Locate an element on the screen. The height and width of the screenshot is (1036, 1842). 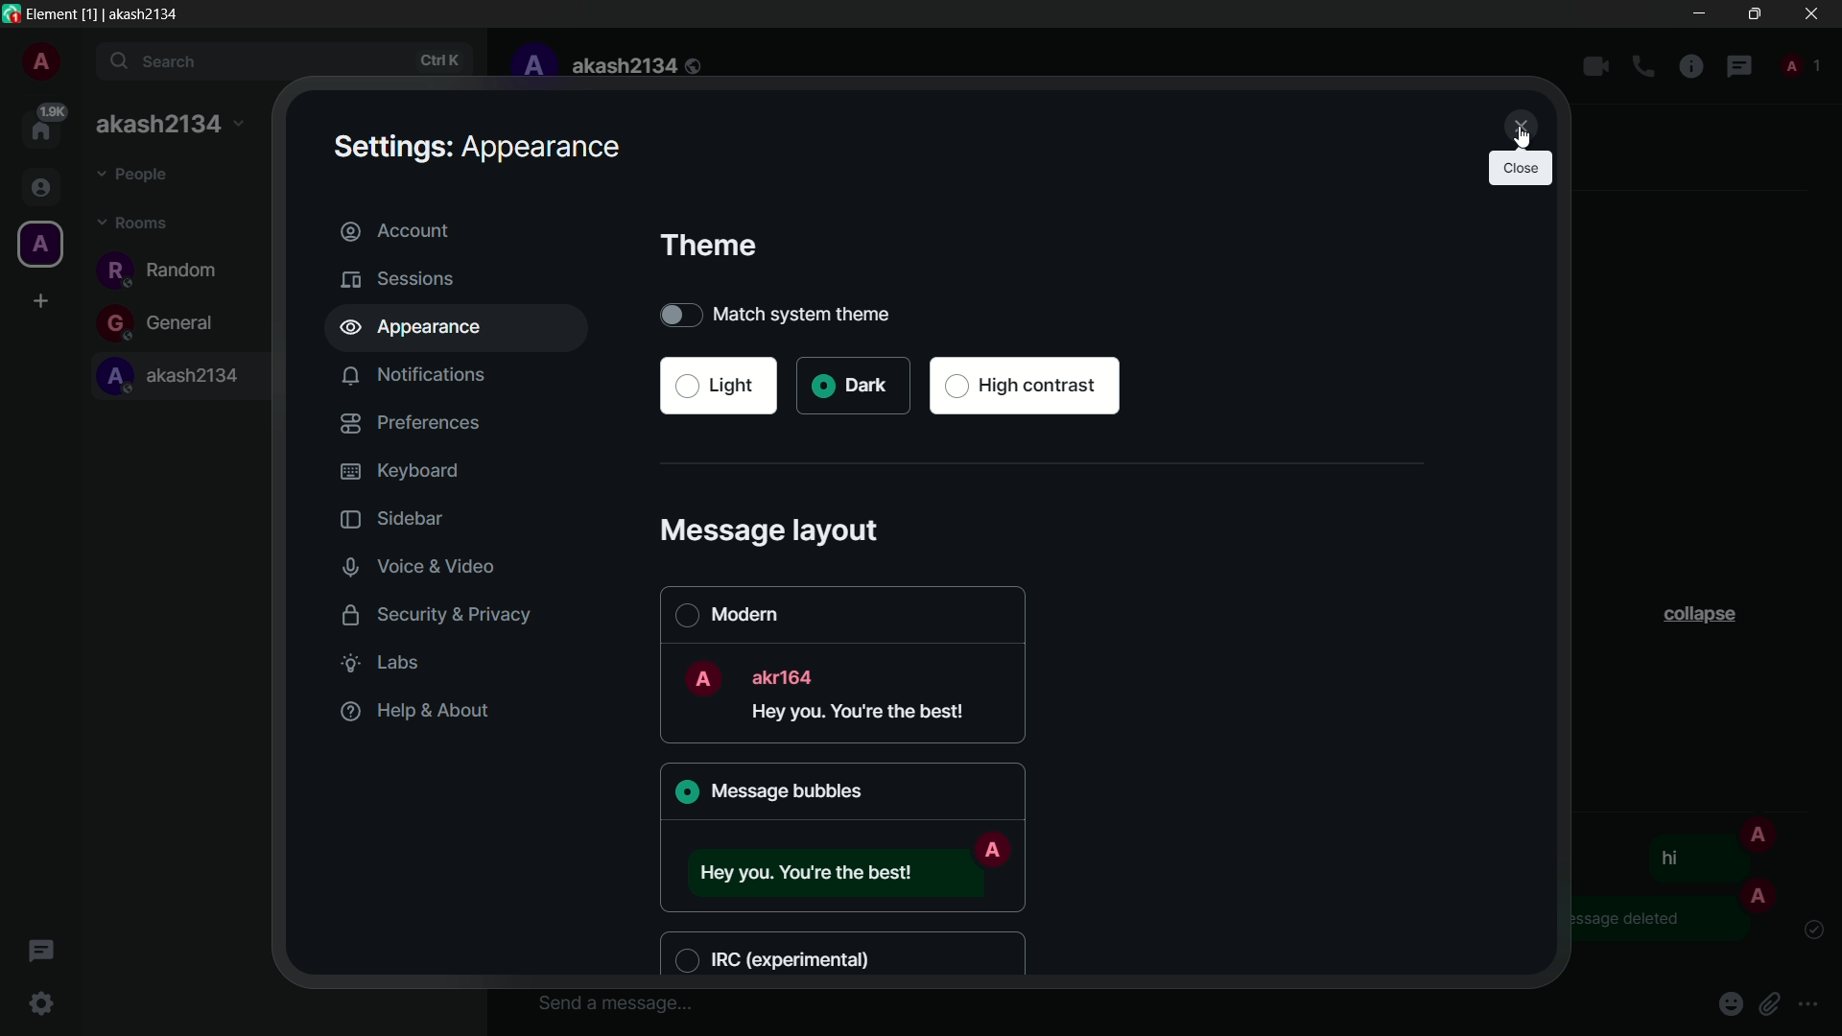
input message is located at coordinates (614, 1002).